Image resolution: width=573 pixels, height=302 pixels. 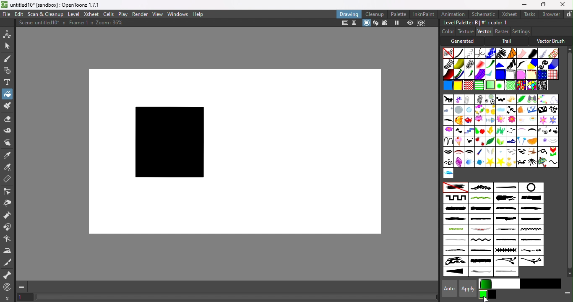 I want to click on Pinch tool, so click(x=9, y=203).